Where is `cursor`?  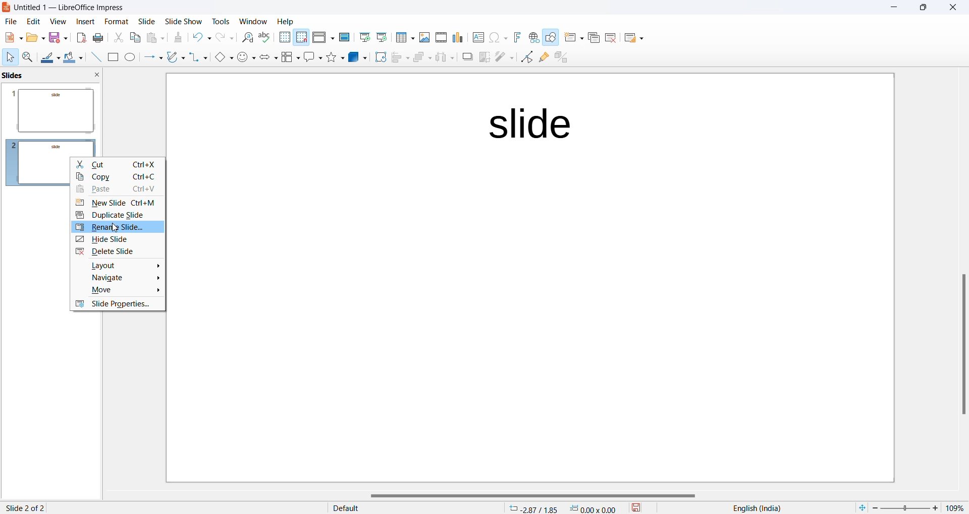 cursor is located at coordinates (115, 228).